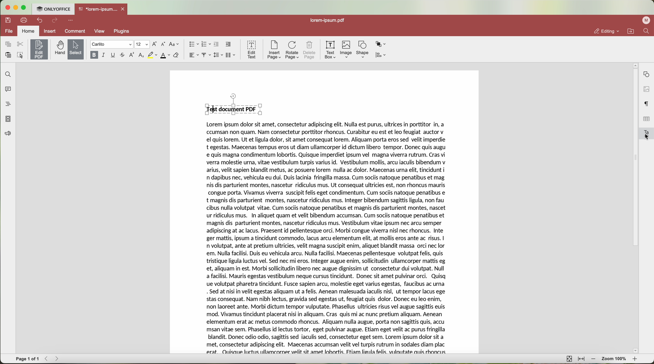 This screenshot has height=364, width=654. What do you see at coordinates (309, 50) in the screenshot?
I see `delete page` at bounding box center [309, 50].